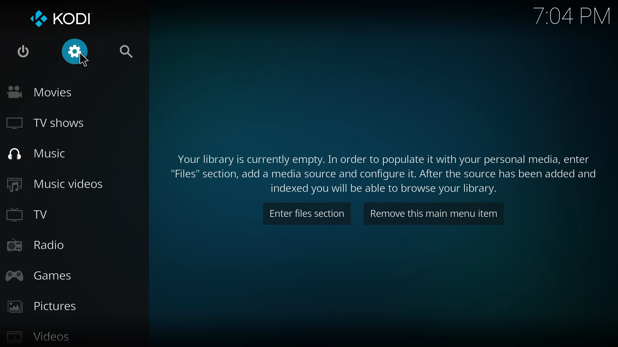  What do you see at coordinates (36, 245) in the screenshot?
I see `radio` at bounding box center [36, 245].